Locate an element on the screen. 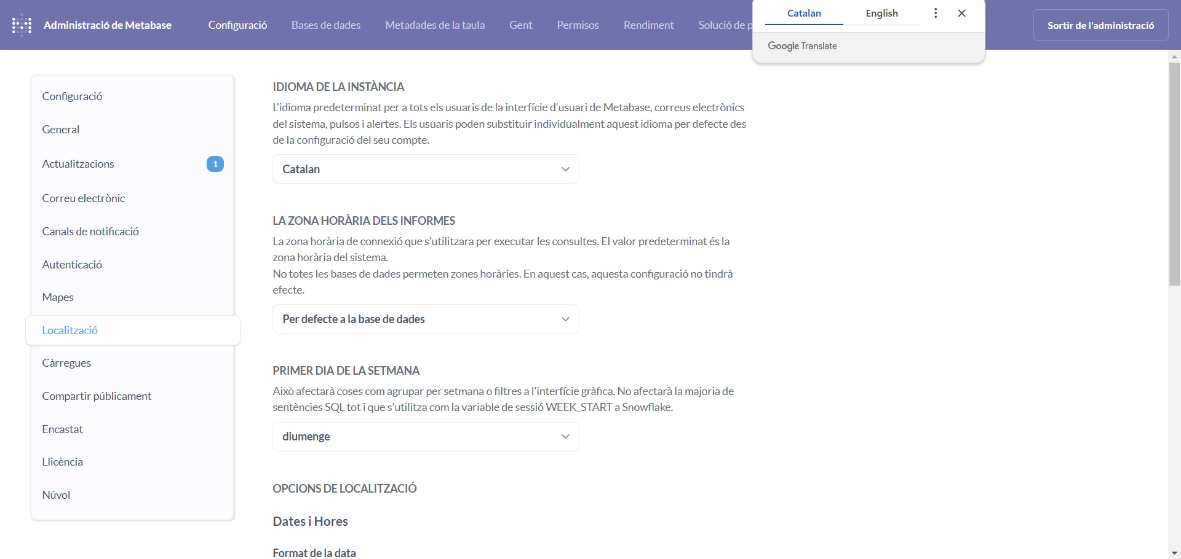 The image size is (1181, 559). updates is located at coordinates (130, 162).